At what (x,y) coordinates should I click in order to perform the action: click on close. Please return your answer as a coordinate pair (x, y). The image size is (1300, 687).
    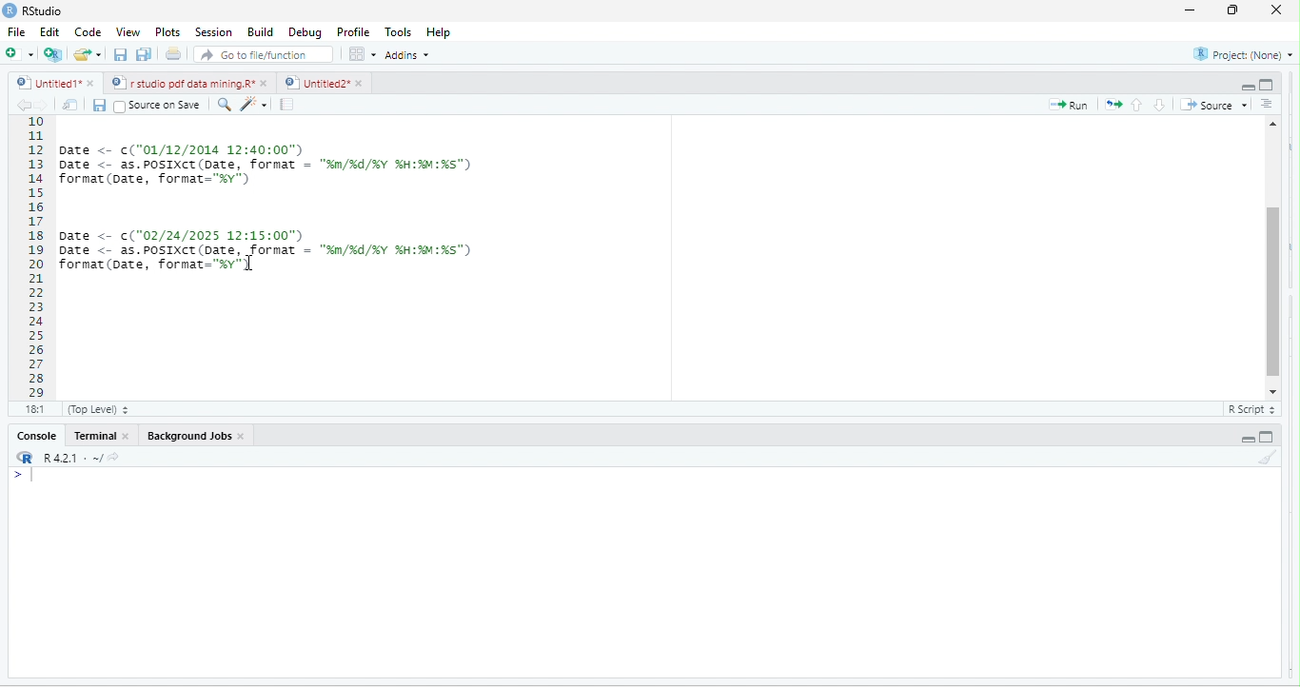
    Looking at the image, I should click on (1271, 10).